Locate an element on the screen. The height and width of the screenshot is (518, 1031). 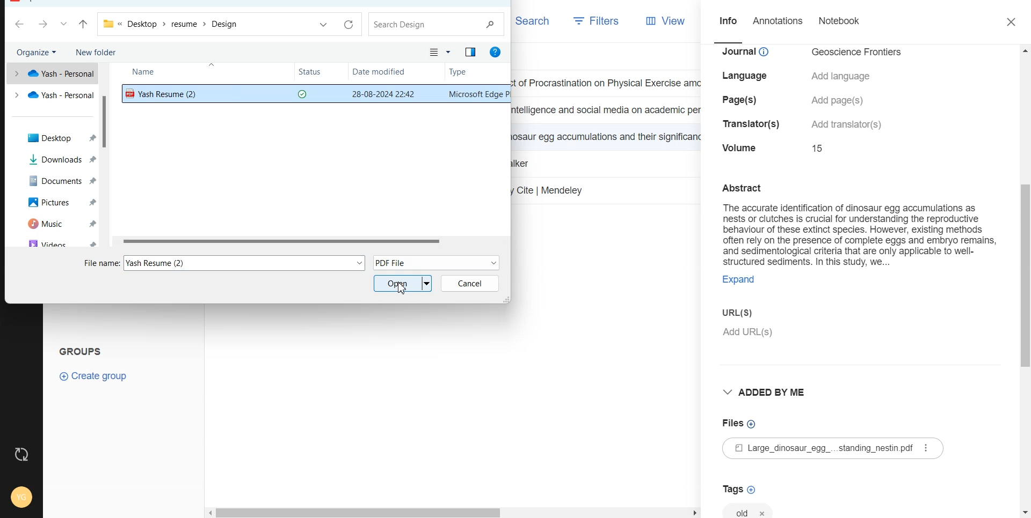
selected File is located at coordinates (313, 94).